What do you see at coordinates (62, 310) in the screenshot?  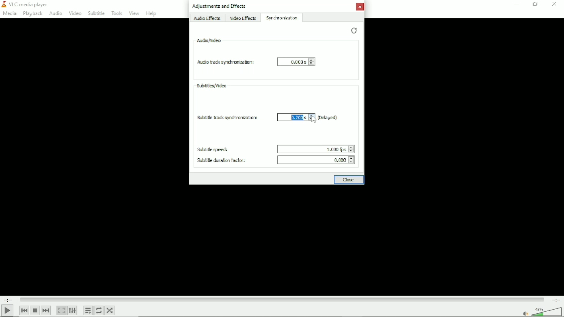 I see `Toggle video in fullscreen` at bounding box center [62, 310].